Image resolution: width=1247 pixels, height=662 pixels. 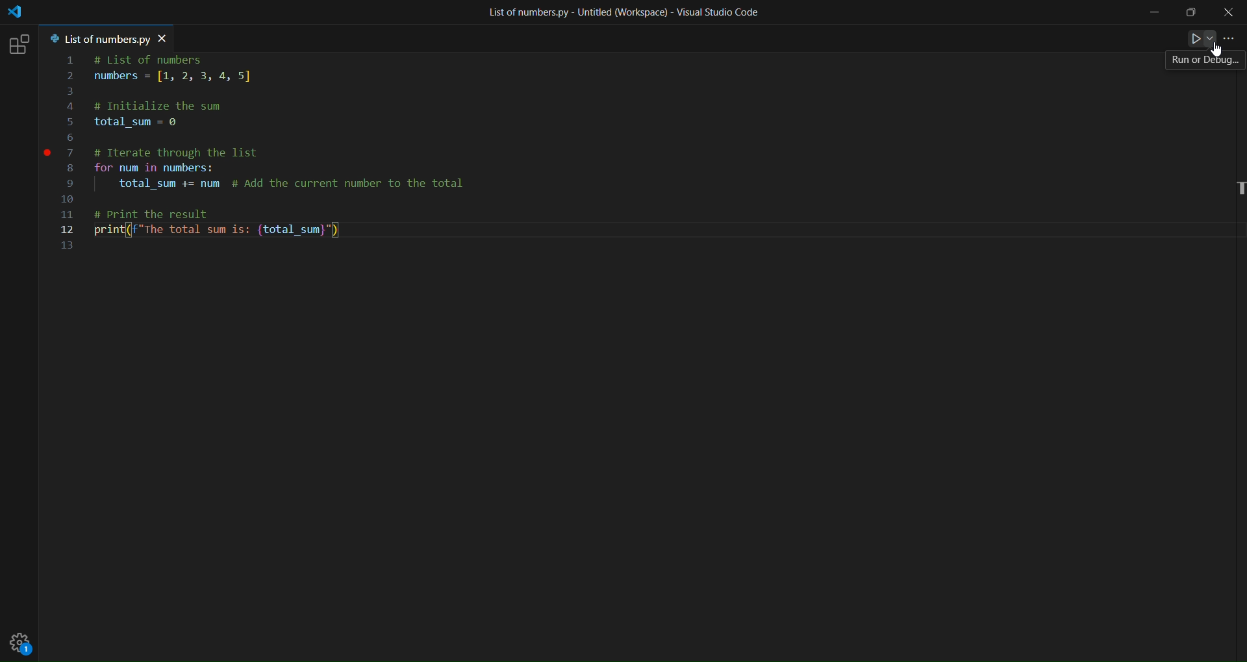 What do you see at coordinates (96, 39) in the screenshot?
I see `tab name` at bounding box center [96, 39].